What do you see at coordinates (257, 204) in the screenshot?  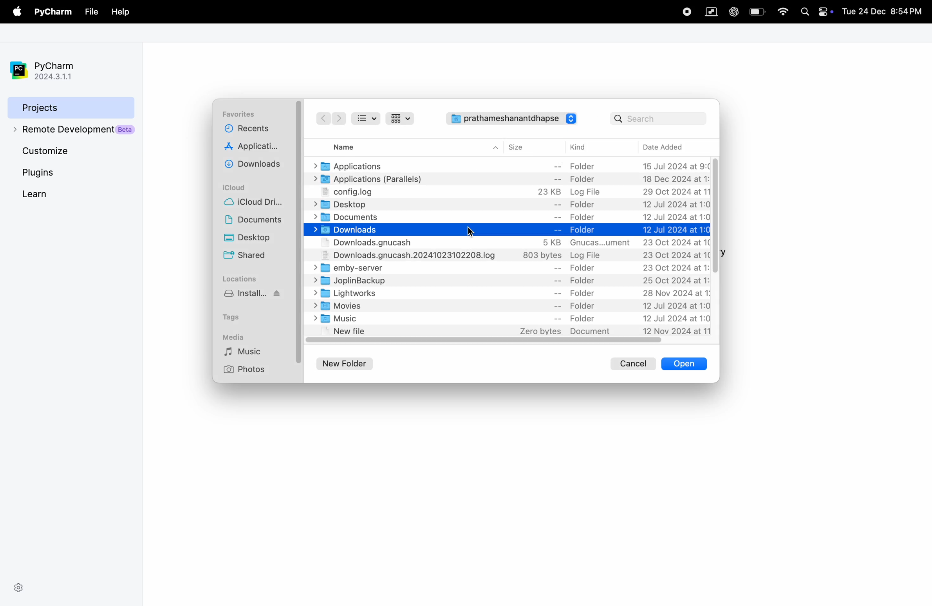 I see `cloud drive` at bounding box center [257, 204].